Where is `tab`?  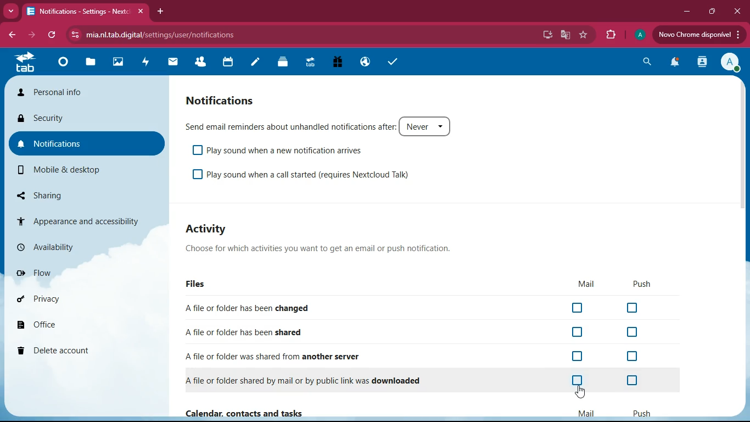 tab is located at coordinates (309, 64).